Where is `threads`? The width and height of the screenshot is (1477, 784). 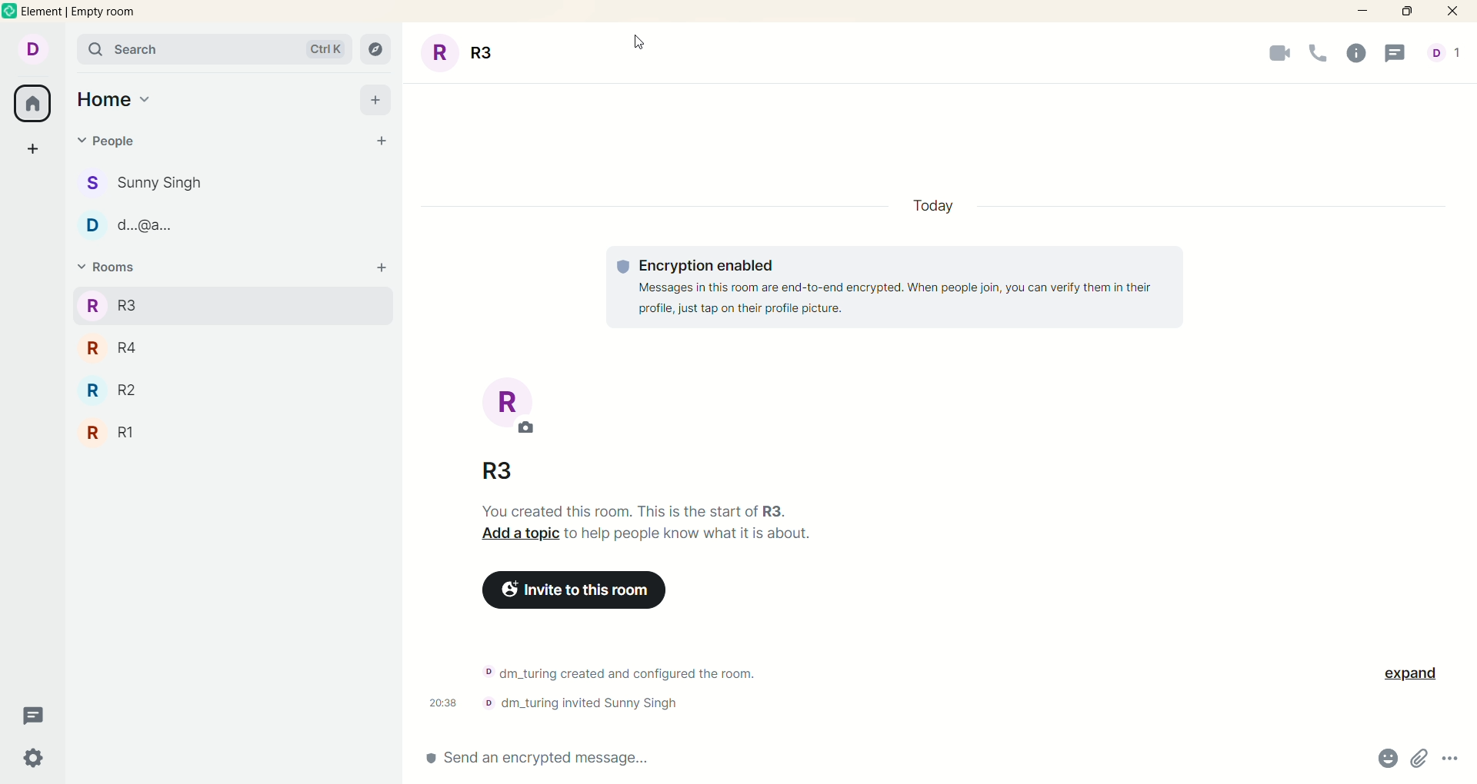 threads is located at coordinates (35, 716).